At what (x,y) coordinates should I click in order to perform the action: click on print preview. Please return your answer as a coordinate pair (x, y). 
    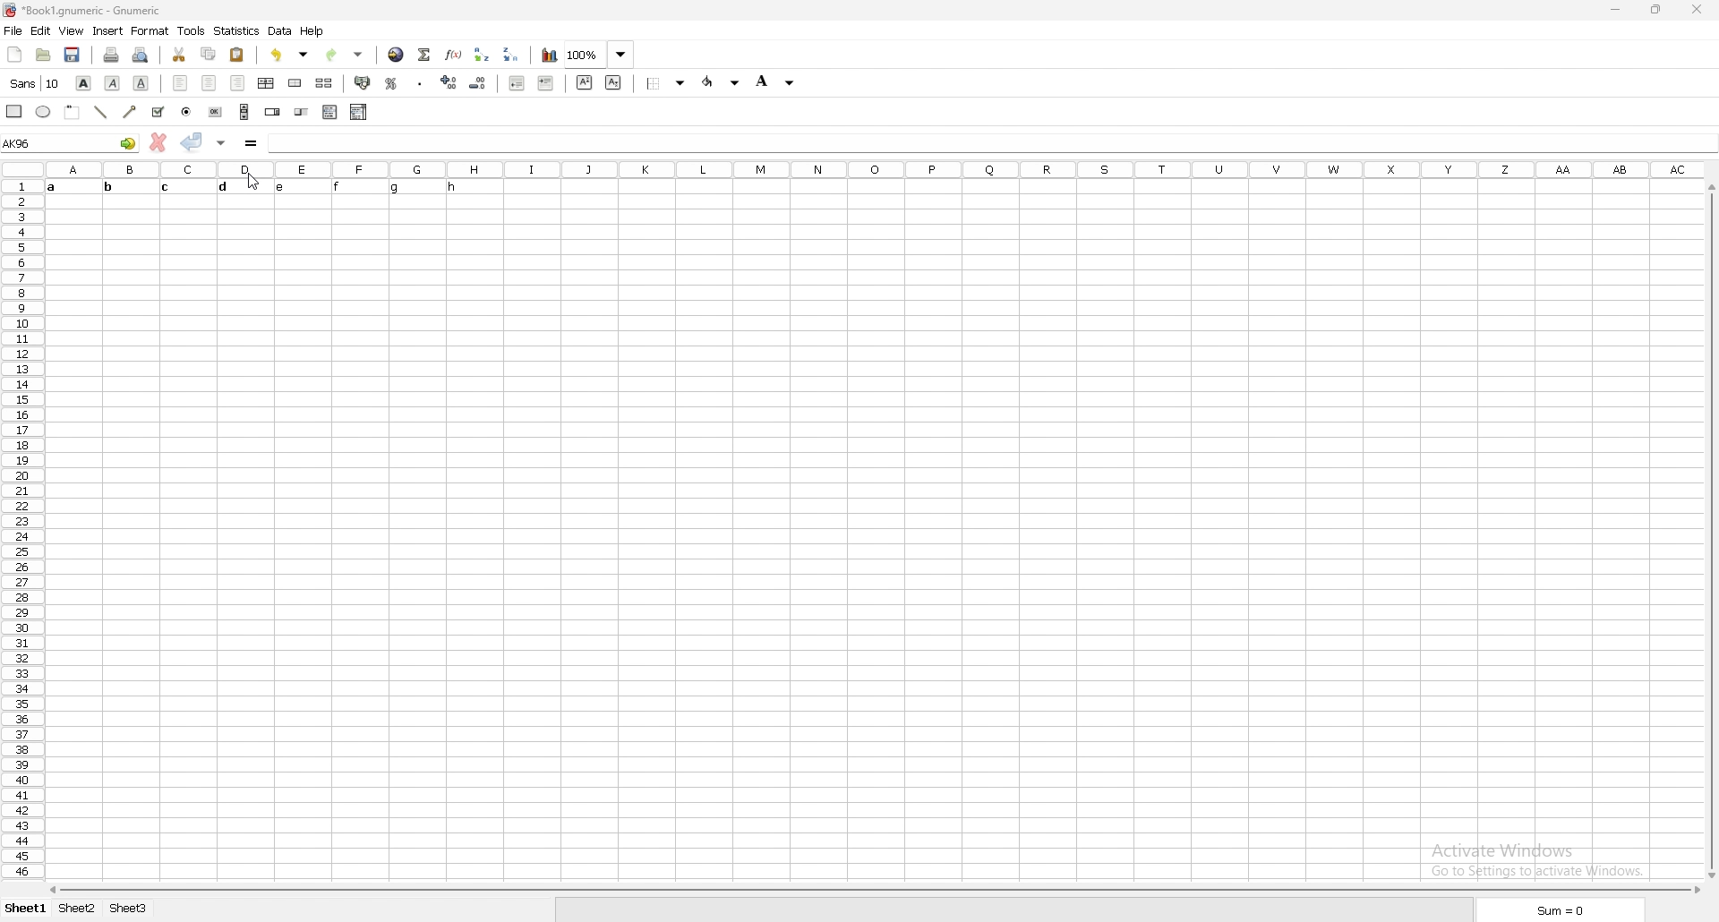
    Looking at the image, I should click on (141, 55).